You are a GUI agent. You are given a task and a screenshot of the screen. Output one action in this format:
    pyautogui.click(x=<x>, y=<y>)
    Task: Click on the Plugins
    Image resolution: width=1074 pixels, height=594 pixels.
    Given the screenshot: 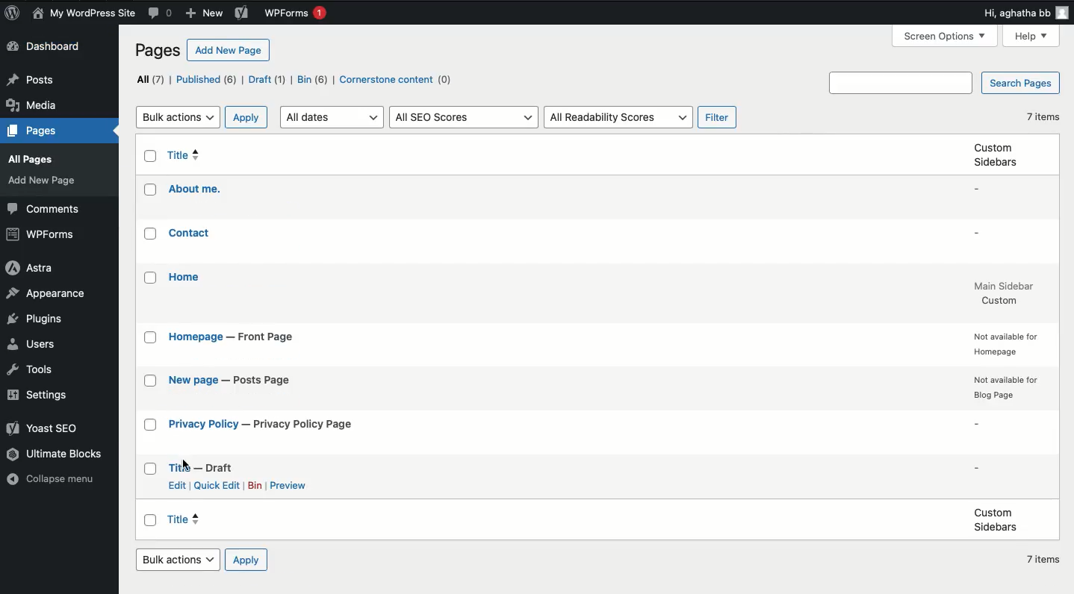 What is the action you would take?
    pyautogui.click(x=37, y=320)
    